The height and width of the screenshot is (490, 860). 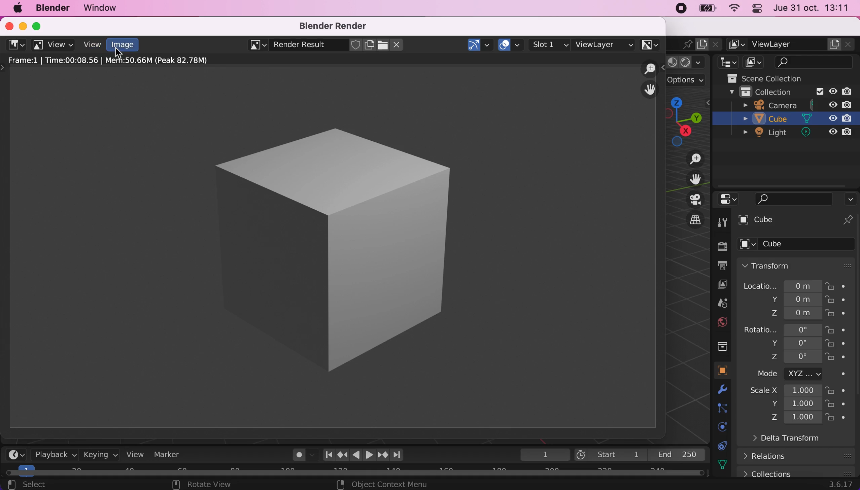 What do you see at coordinates (138, 455) in the screenshot?
I see `view` at bounding box center [138, 455].